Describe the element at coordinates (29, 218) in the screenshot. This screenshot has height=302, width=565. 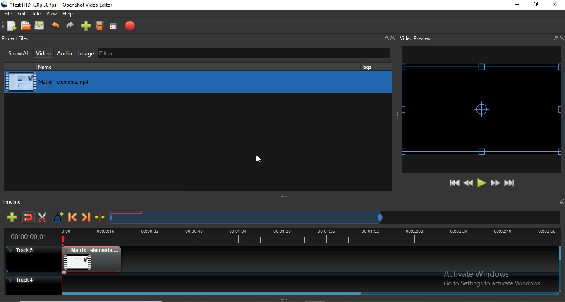
I see `Disable snapping` at that location.